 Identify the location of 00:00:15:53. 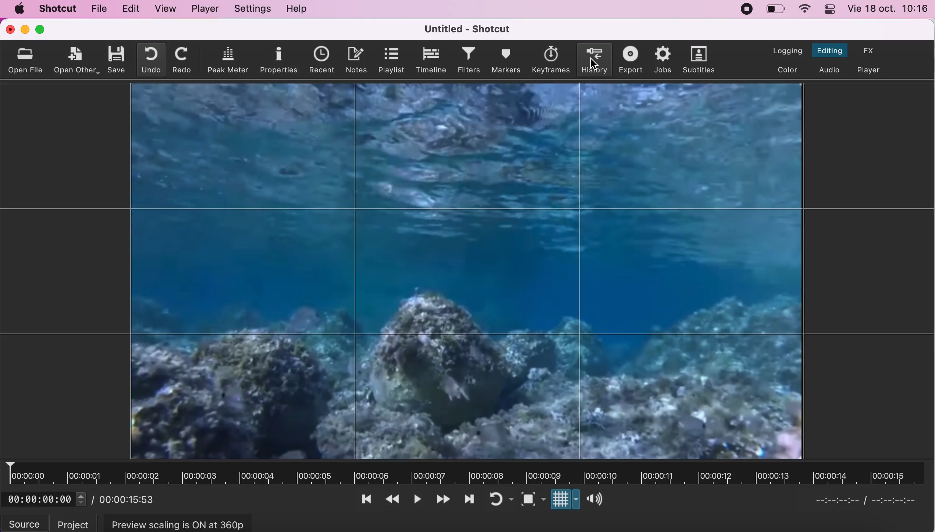
(130, 500).